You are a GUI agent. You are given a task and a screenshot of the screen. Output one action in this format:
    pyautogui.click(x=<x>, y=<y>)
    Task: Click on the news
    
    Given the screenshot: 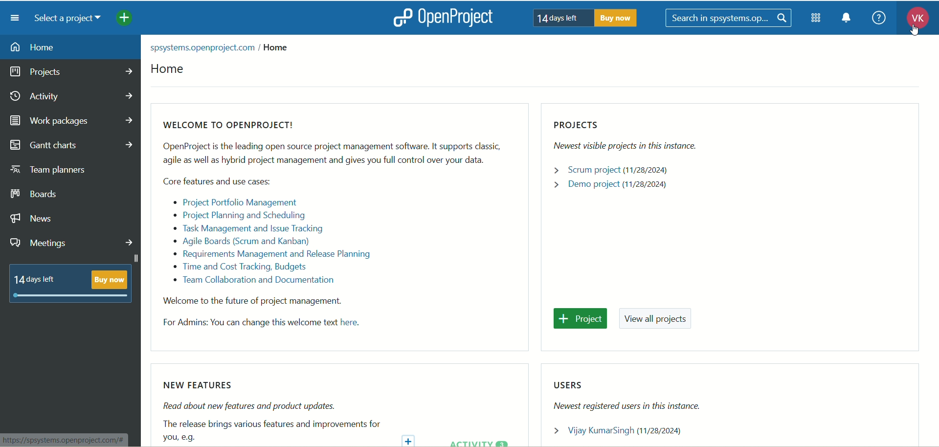 What is the action you would take?
    pyautogui.click(x=32, y=220)
    